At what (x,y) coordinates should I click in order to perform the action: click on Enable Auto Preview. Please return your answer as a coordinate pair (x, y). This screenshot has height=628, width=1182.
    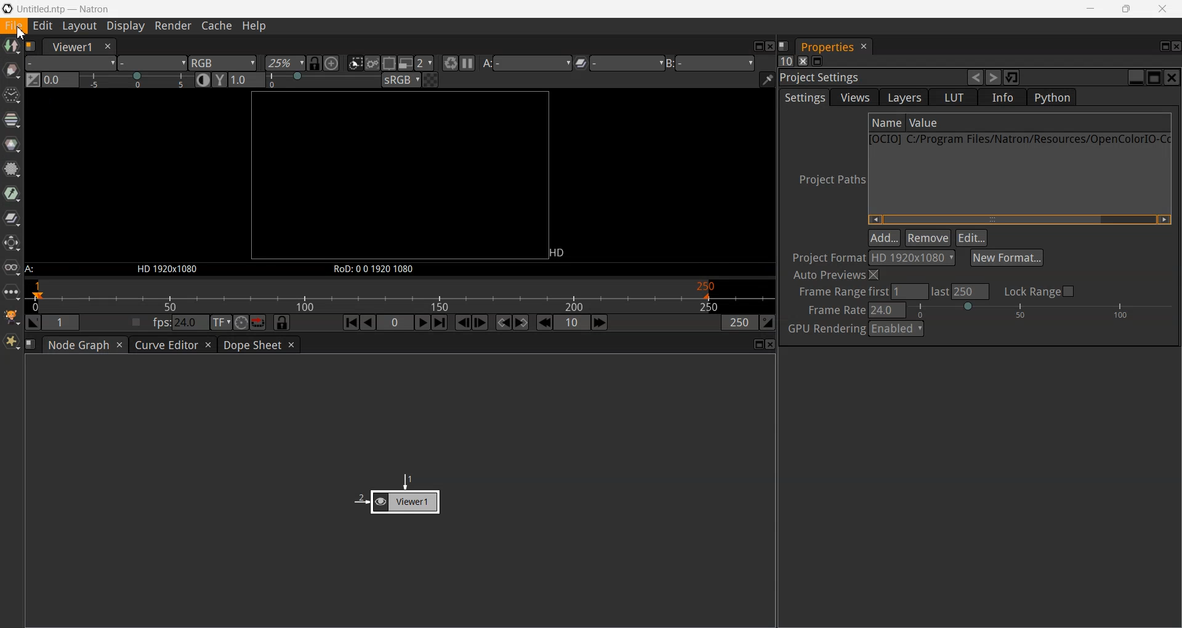
    Looking at the image, I should click on (838, 276).